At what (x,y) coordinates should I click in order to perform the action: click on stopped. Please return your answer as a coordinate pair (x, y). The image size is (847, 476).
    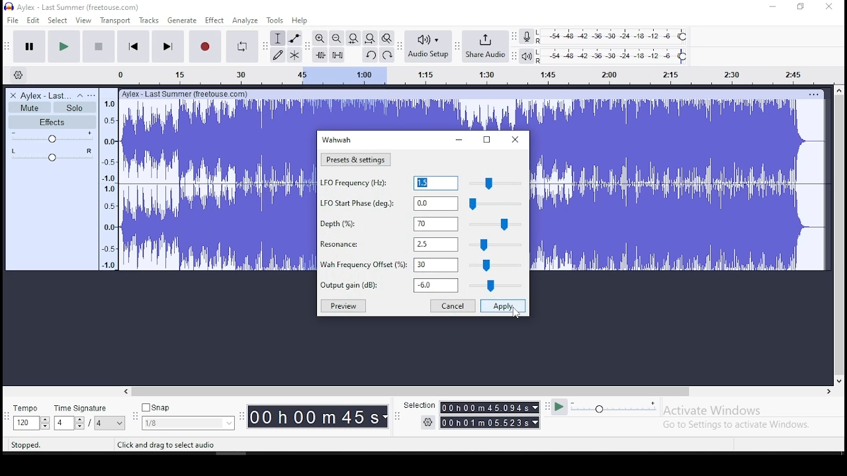
    Looking at the image, I should click on (27, 446).